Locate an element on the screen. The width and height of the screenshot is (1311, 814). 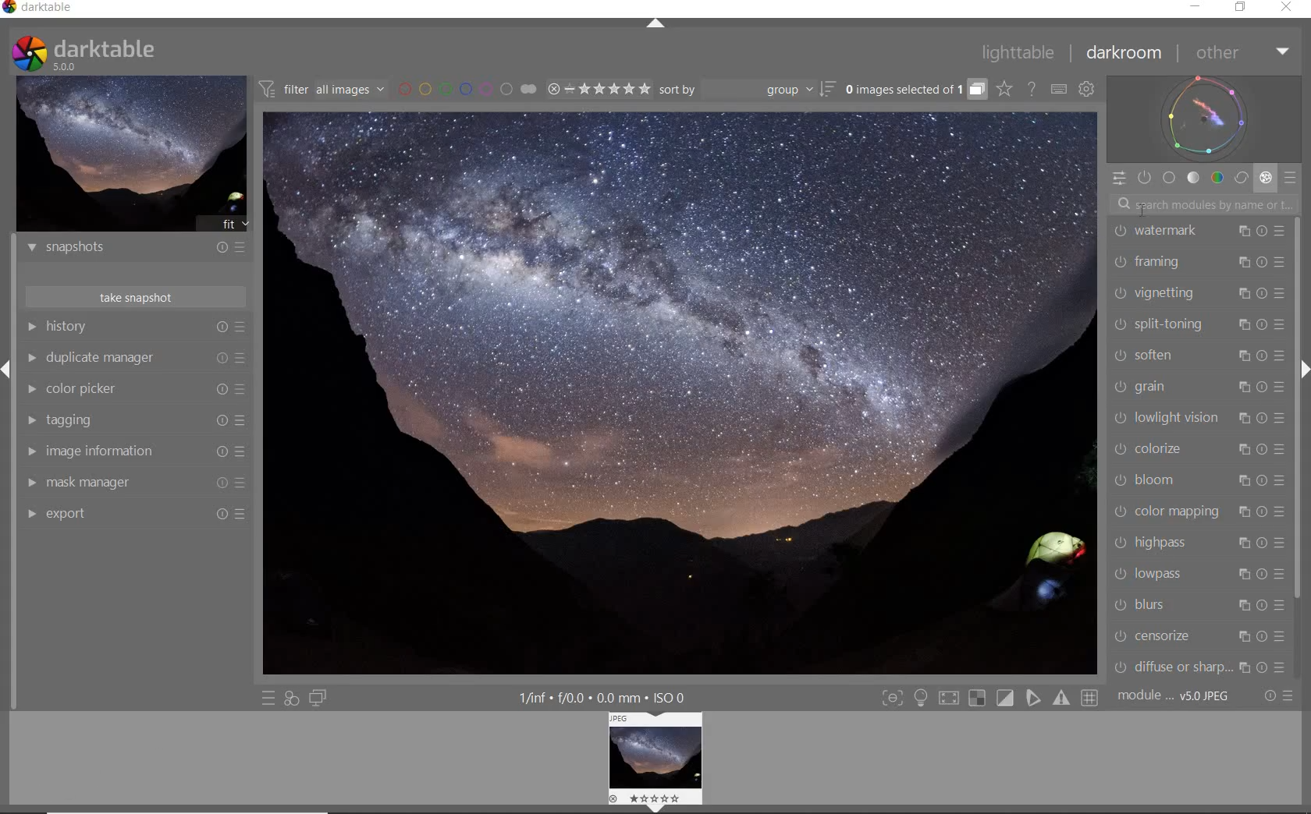
tagging is located at coordinates (80, 419).